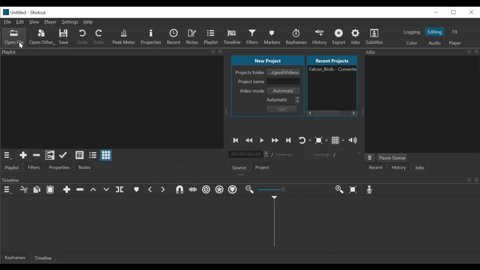 The height and width of the screenshot is (270, 480). What do you see at coordinates (193, 190) in the screenshot?
I see `Scrub while dragging` at bounding box center [193, 190].